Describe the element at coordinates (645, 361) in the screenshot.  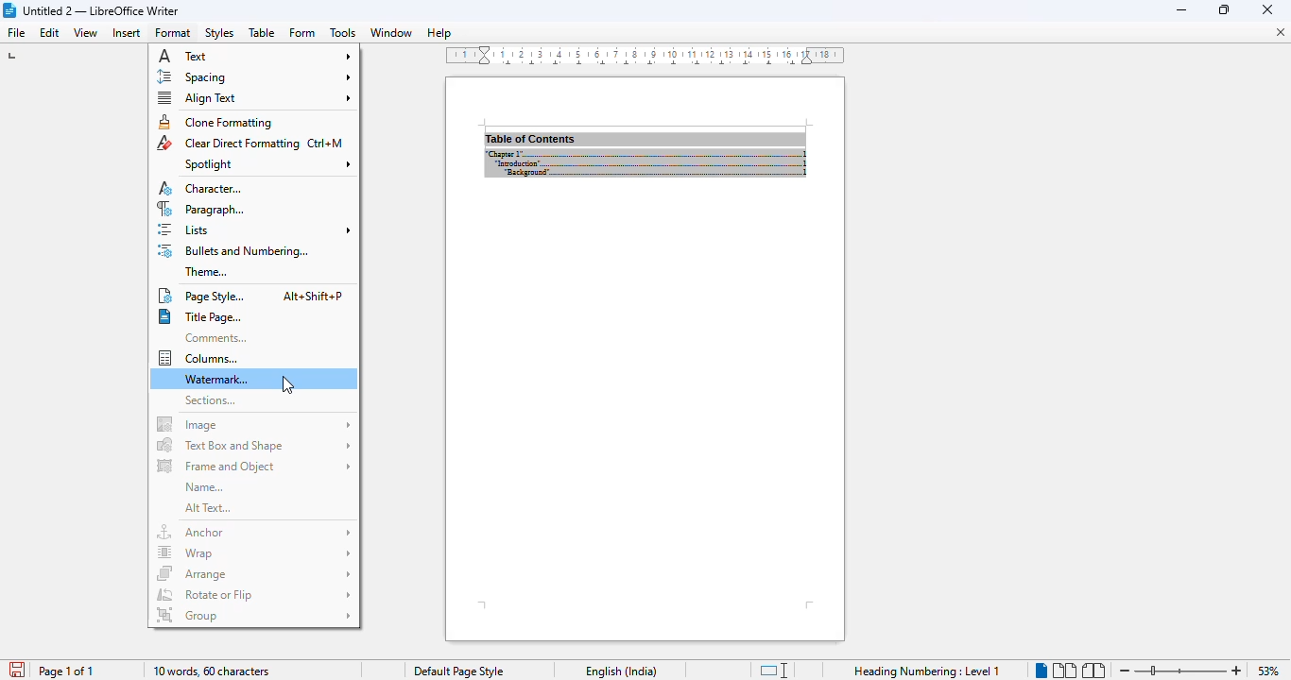
I see `document` at that location.